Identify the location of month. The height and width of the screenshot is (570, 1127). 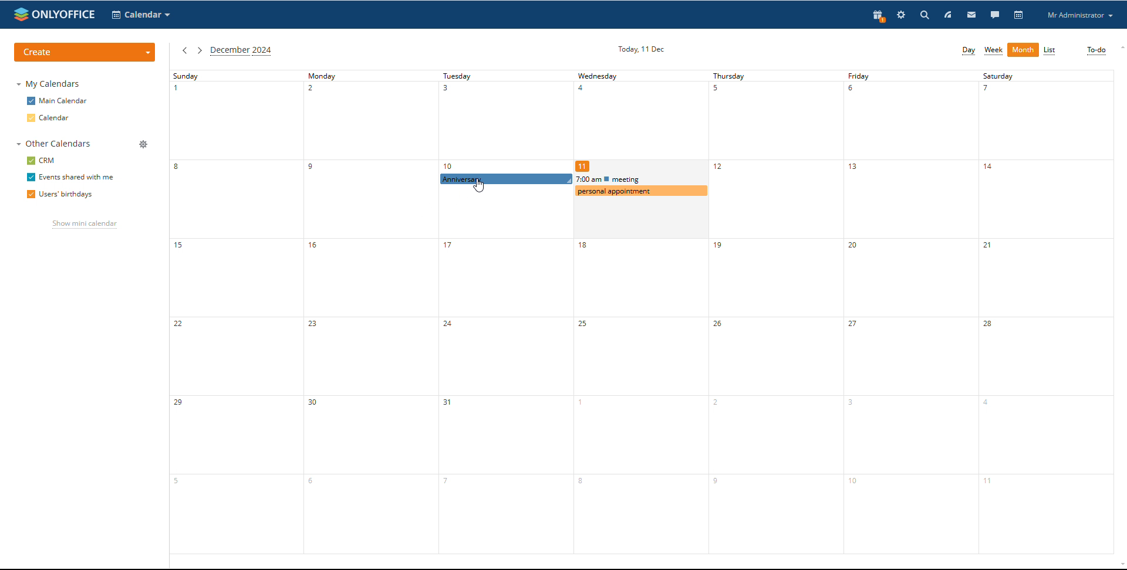
(1023, 50).